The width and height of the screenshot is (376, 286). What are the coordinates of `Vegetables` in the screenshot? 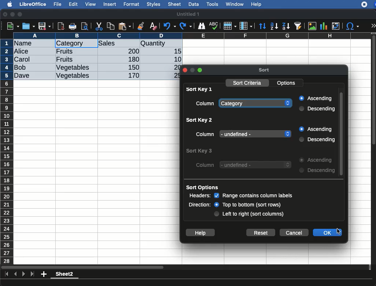 It's located at (73, 76).